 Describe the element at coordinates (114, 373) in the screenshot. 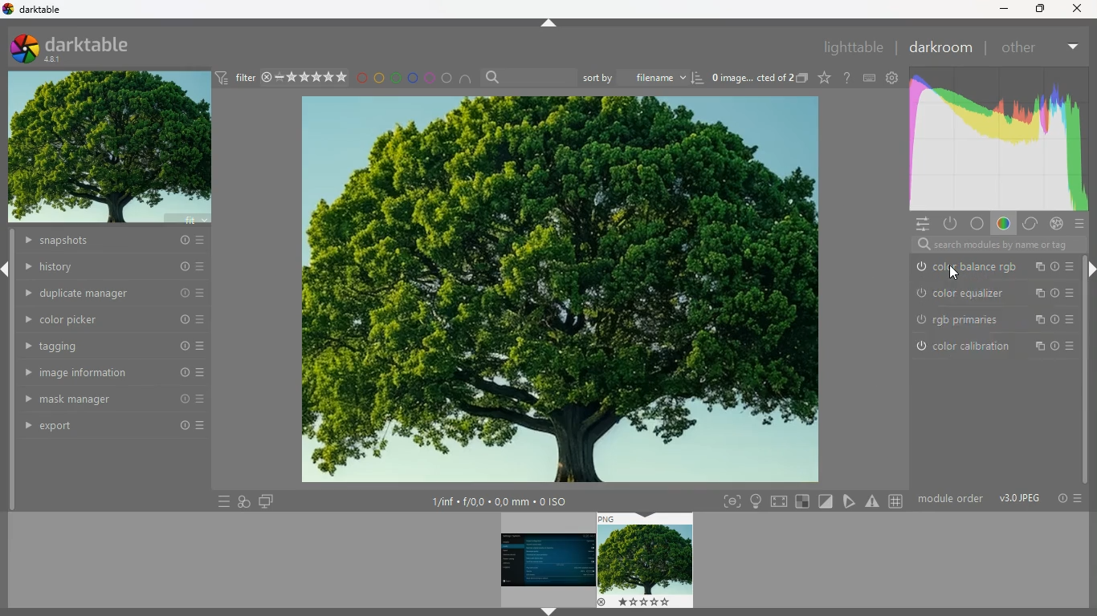

I see `image information` at that location.